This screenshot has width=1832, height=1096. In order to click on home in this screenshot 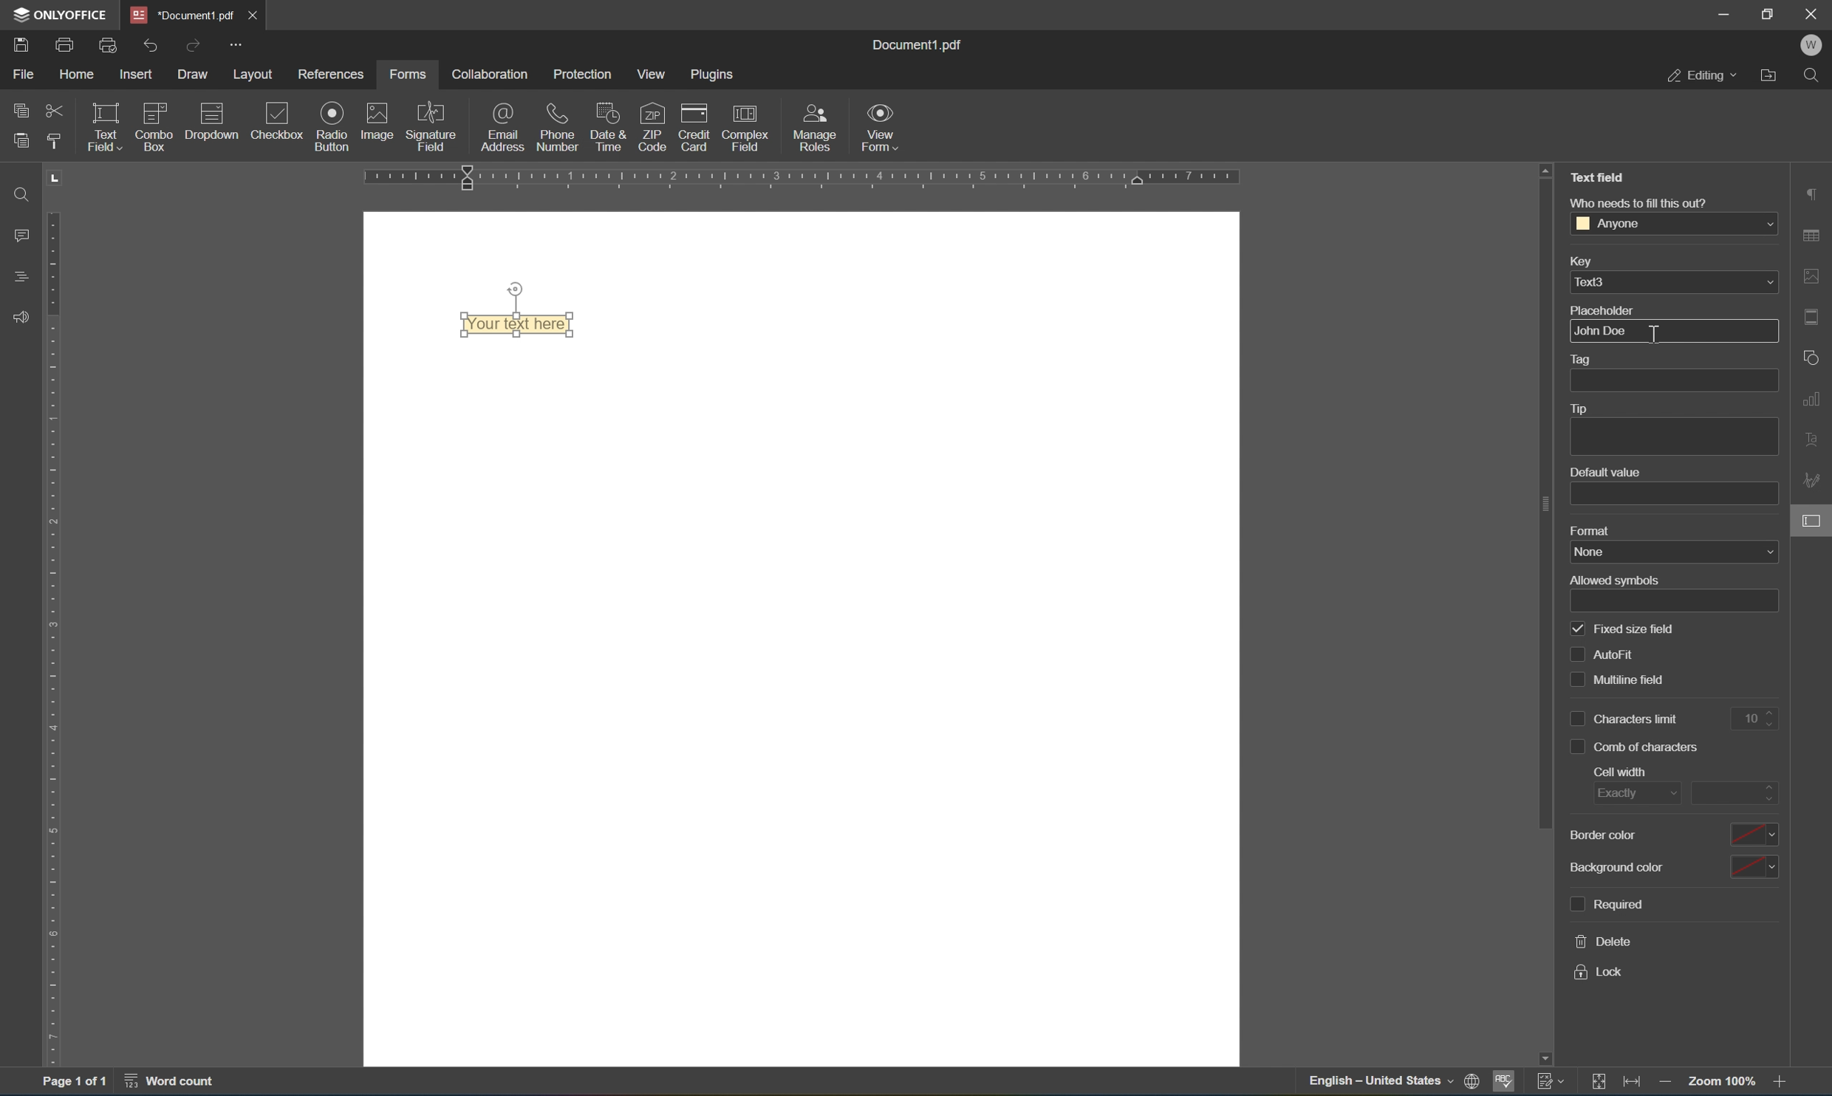, I will do `click(78, 76)`.